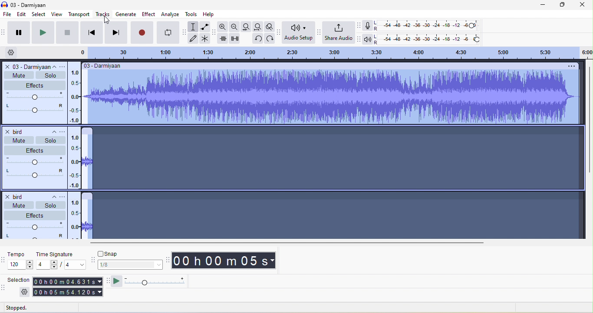  What do you see at coordinates (588, 121) in the screenshot?
I see `vertical scroll bar` at bounding box center [588, 121].